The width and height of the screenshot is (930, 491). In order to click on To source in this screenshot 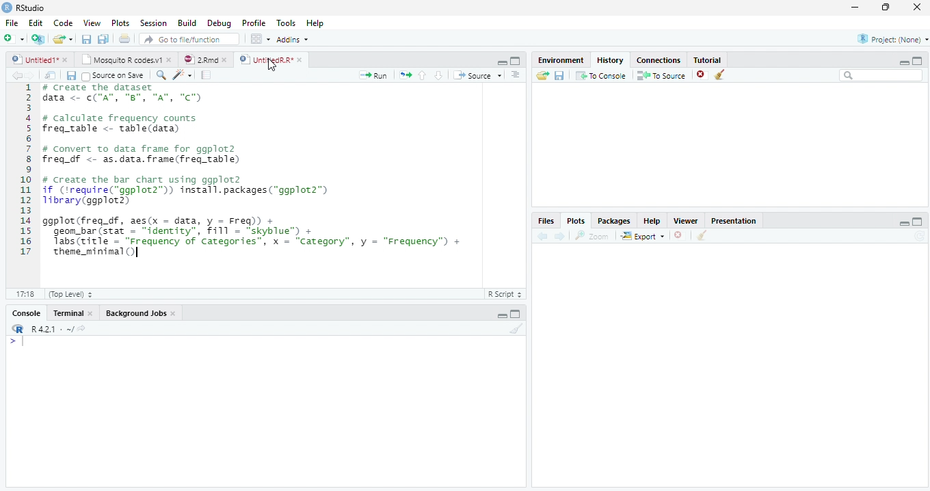, I will do `click(663, 75)`.